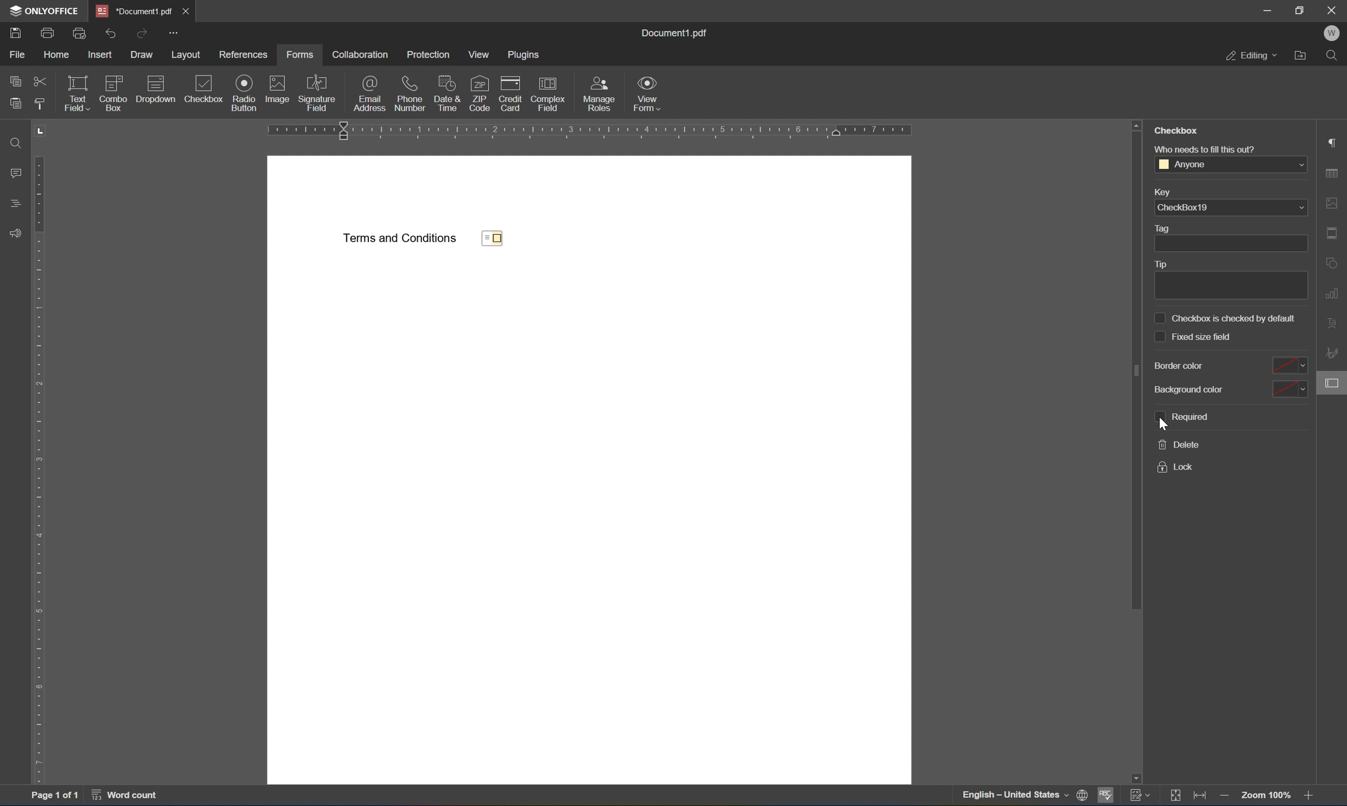  I want to click on background color, so click(1229, 388).